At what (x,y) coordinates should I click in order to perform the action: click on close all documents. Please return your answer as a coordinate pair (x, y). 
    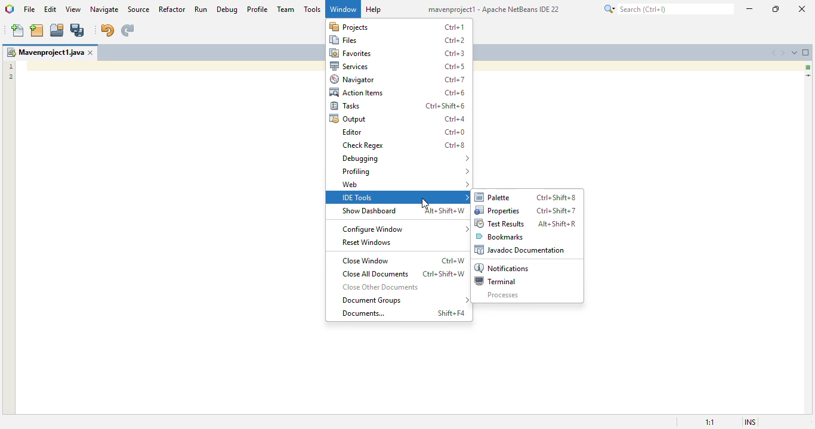
    Looking at the image, I should click on (375, 274).